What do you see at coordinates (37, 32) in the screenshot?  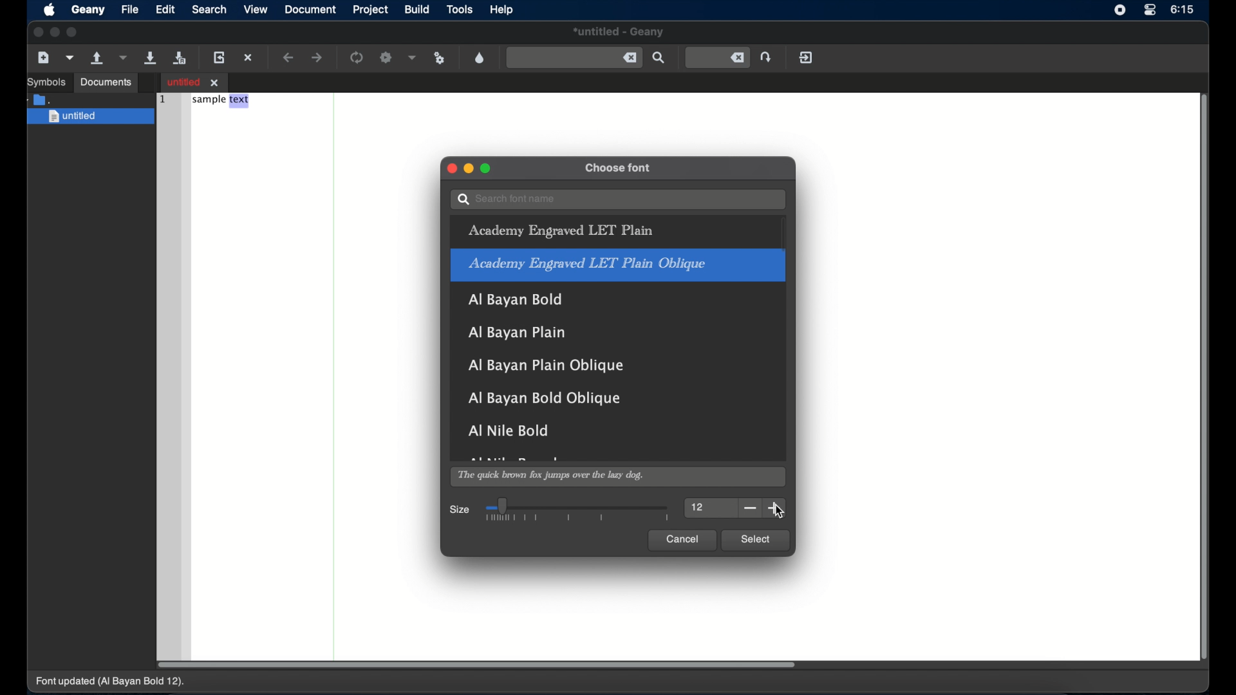 I see `close` at bounding box center [37, 32].